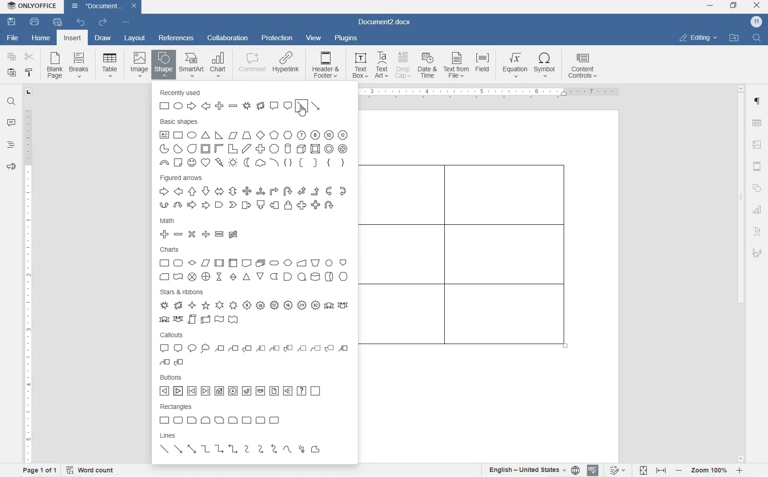 This screenshot has width=768, height=477. What do you see at coordinates (246, 228) in the screenshot?
I see `math` at bounding box center [246, 228].